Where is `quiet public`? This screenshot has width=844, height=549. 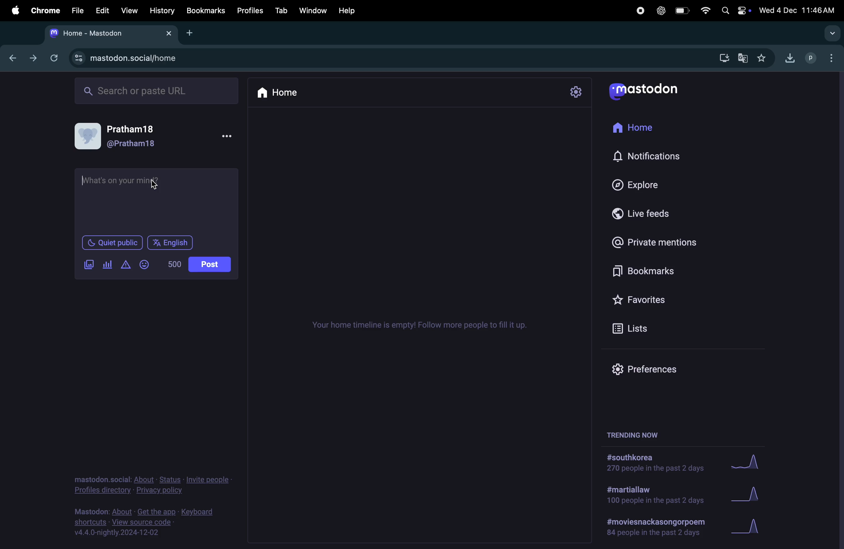
quiet public is located at coordinates (111, 243).